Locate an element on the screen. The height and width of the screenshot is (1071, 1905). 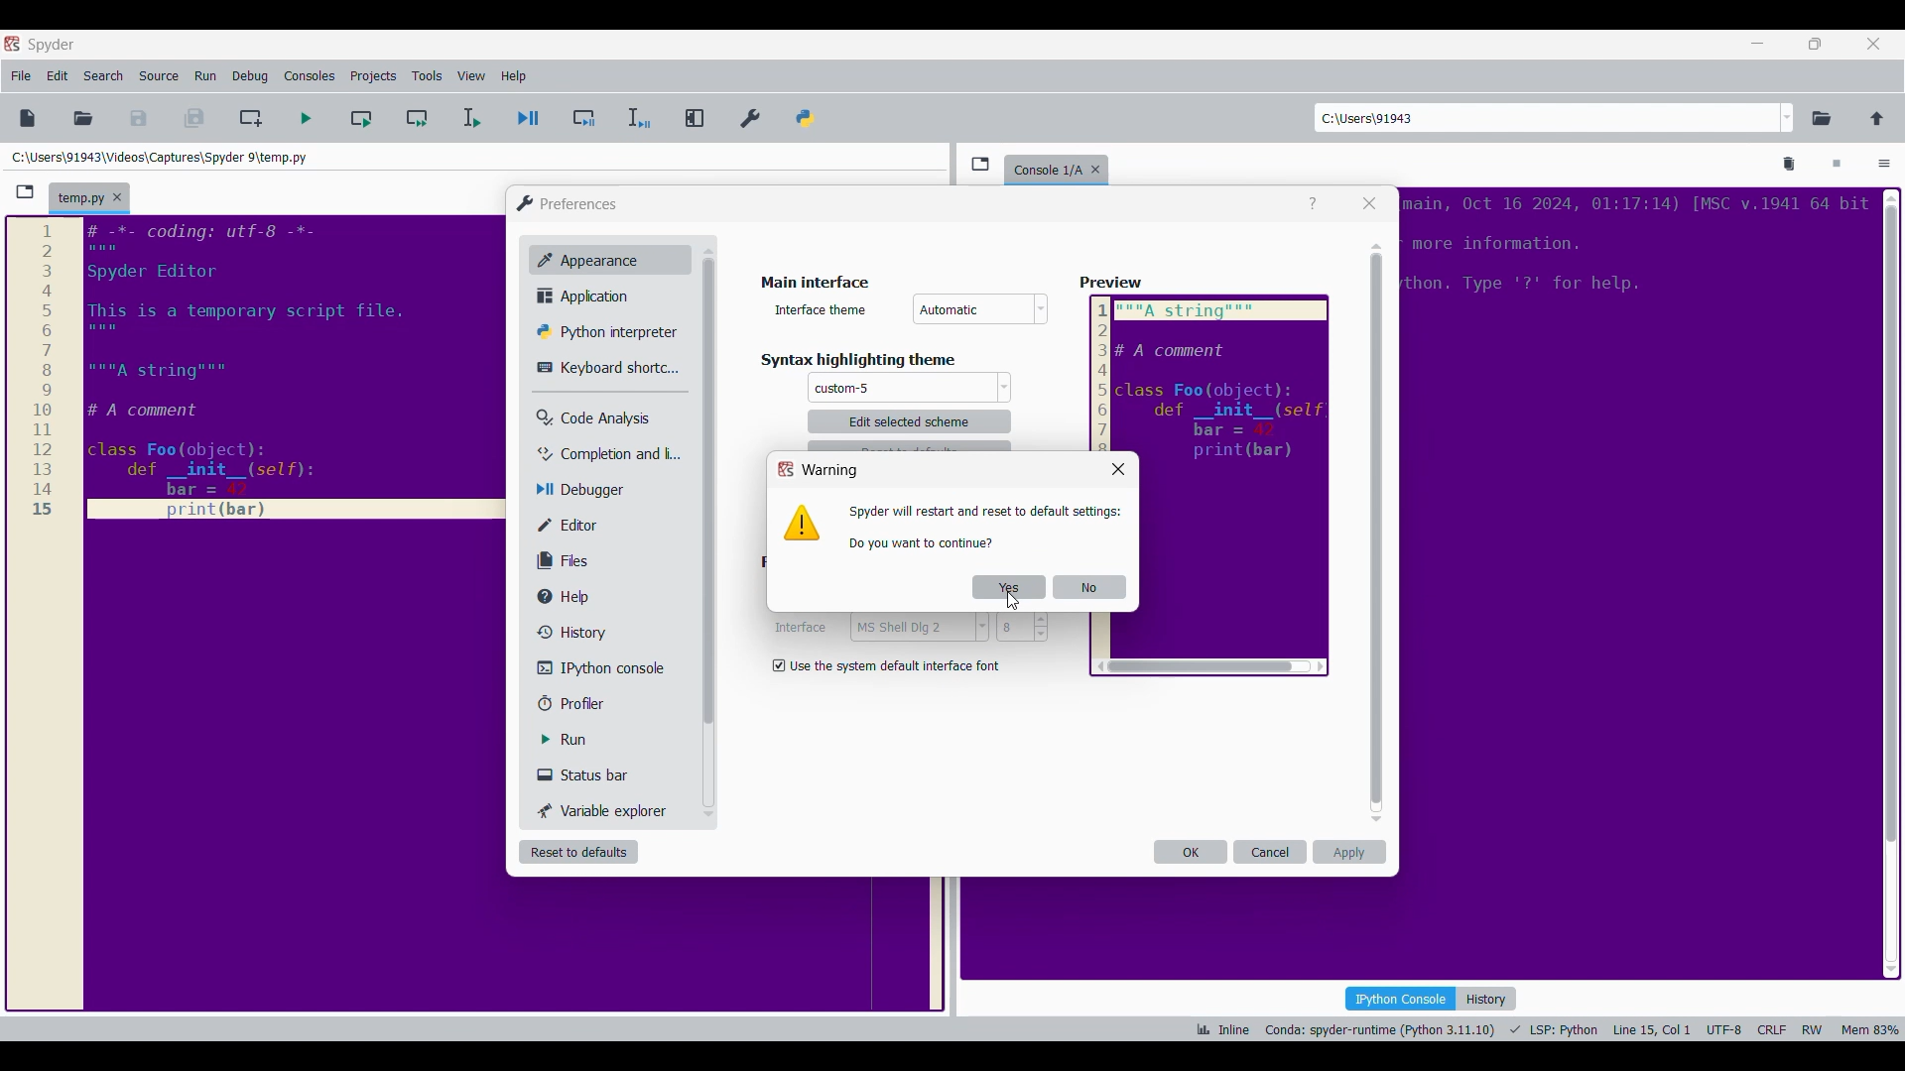
Close interface is located at coordinates (1874, 44).